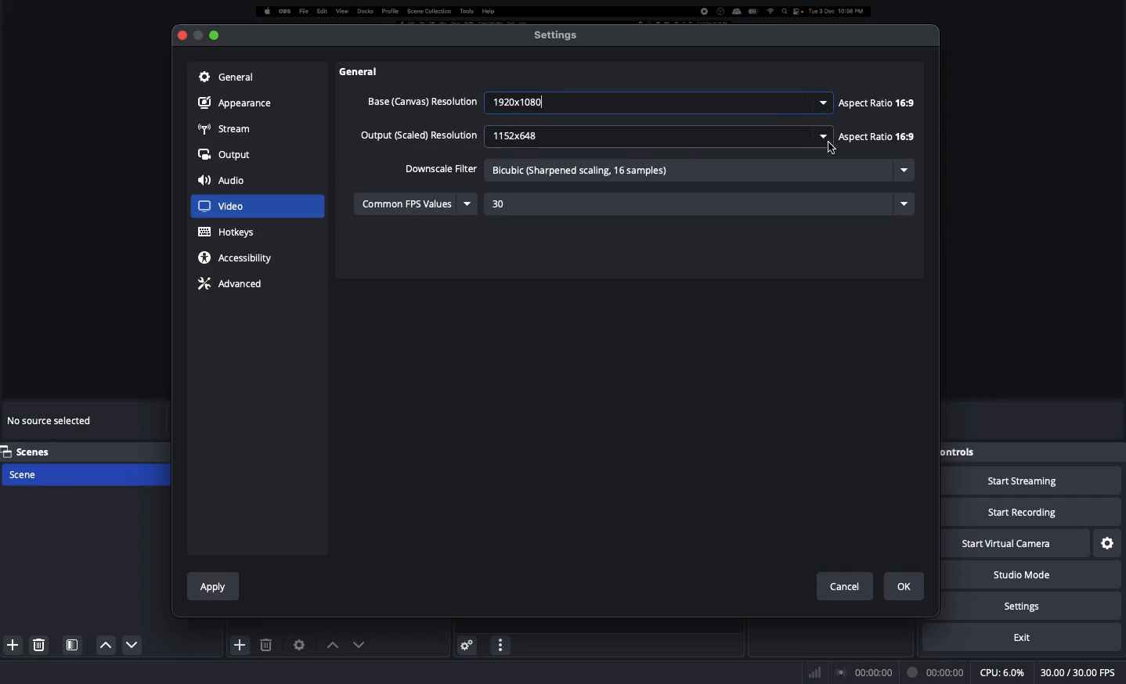 This screenshot has width=1126, height=684. Describe the element at coordinates (233, 283) in the screenshot. I see `Advance` at that location.